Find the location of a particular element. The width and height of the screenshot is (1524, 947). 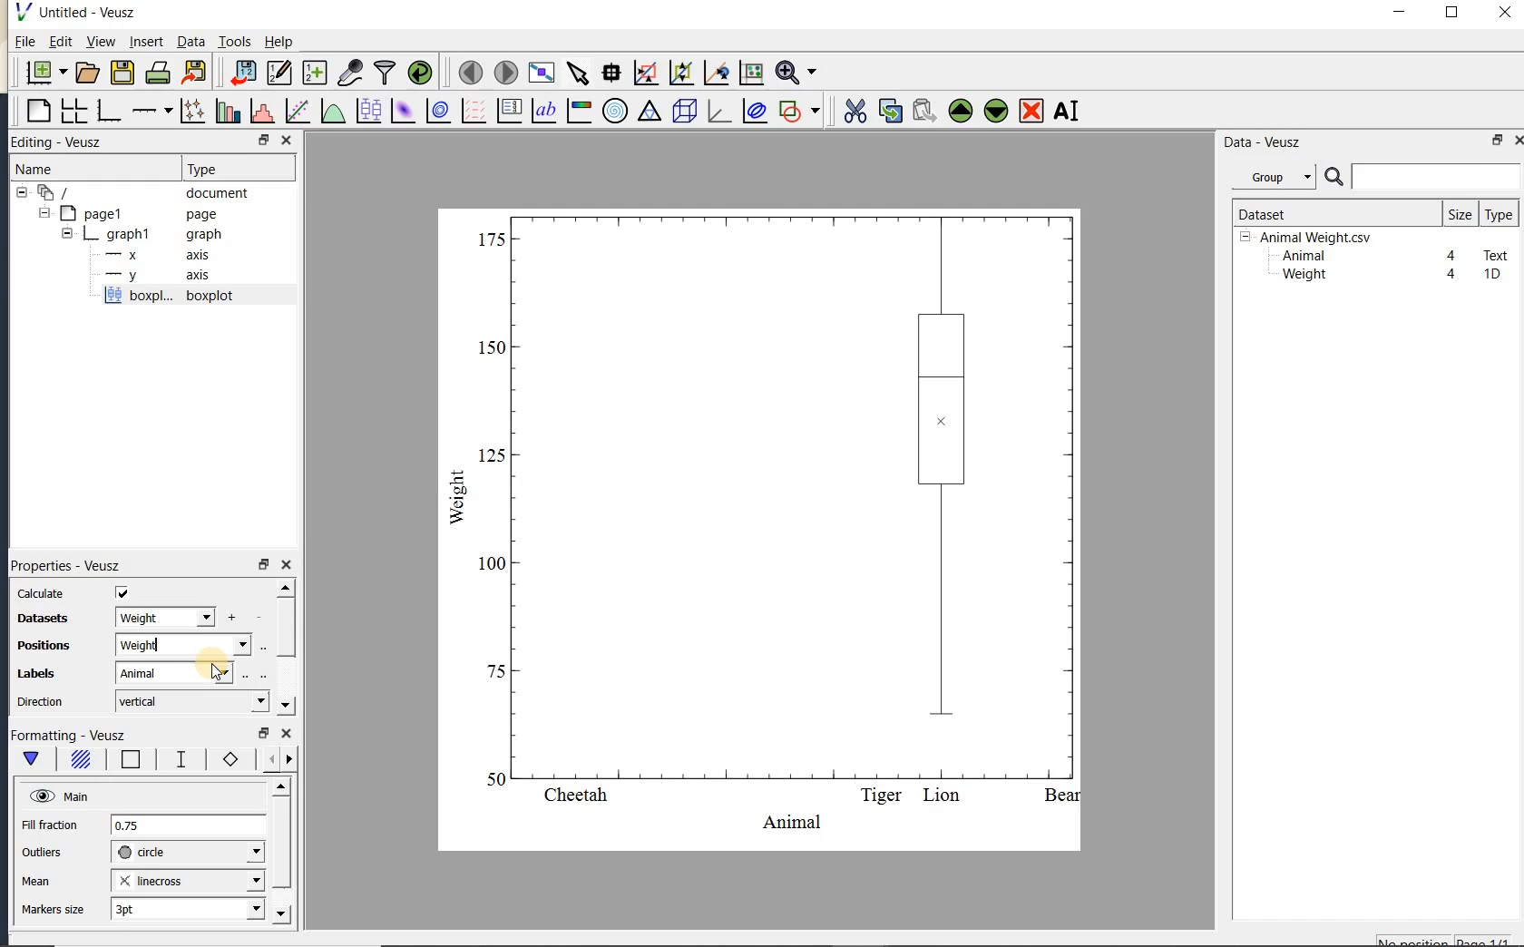

search datasets is located at coordinates (1422, 177).